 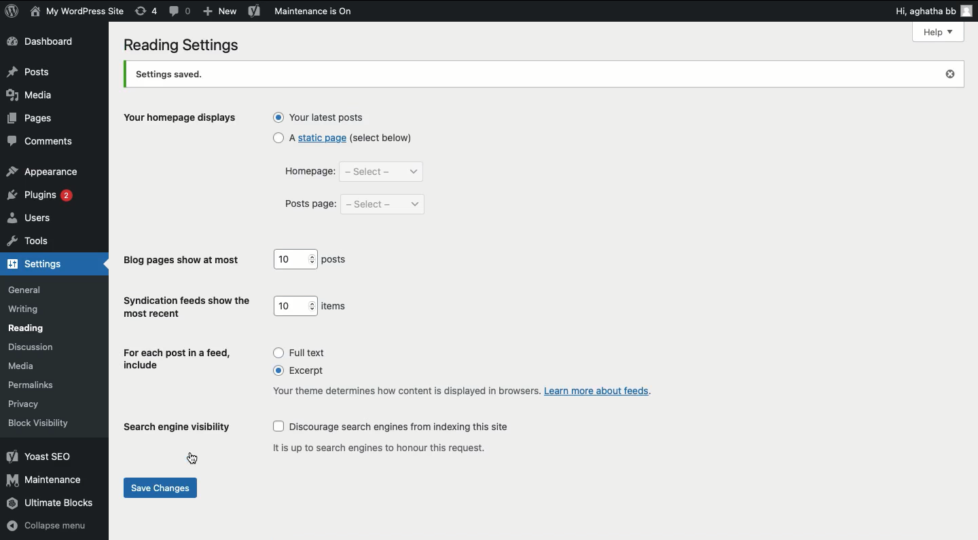 I want to click on search engine visibility , so click(x=183, y=427).